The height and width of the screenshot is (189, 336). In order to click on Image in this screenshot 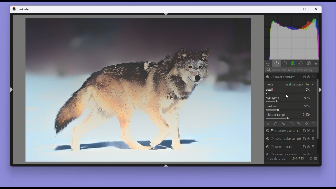, I will do `click(139, 90)`.